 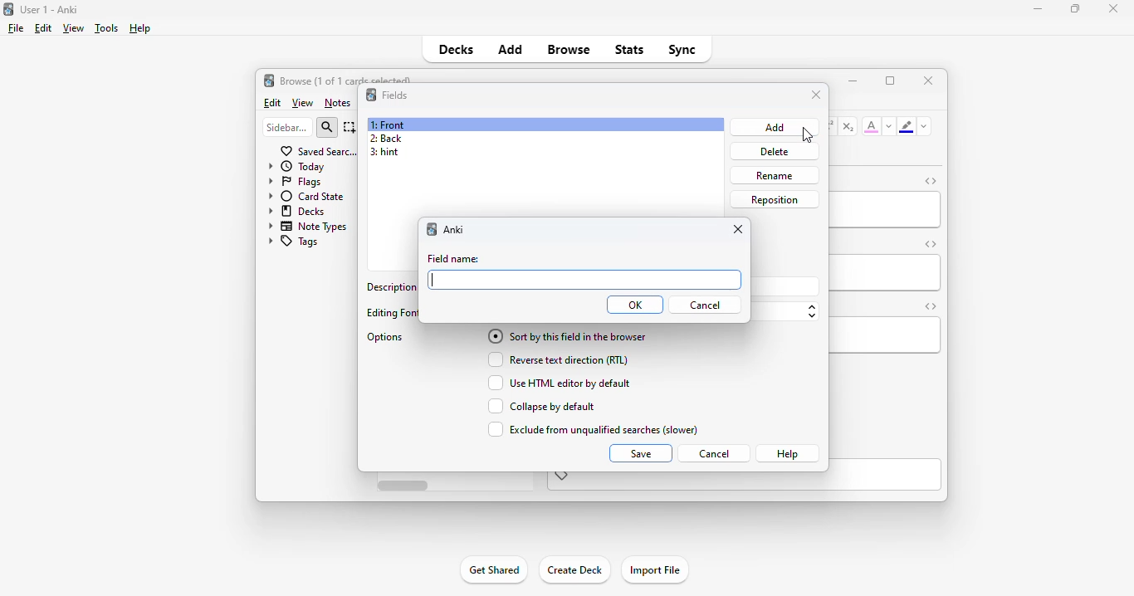 I want to click on card state, so click(x=305, y=196).